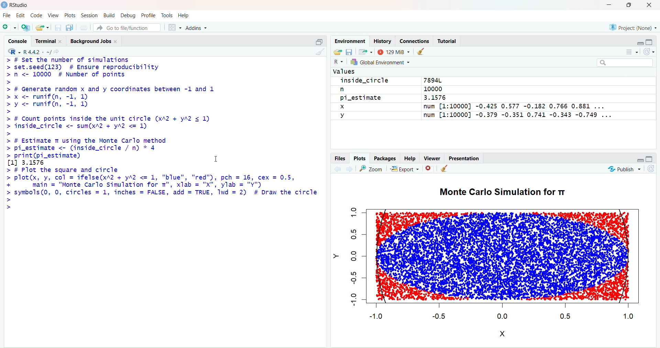  I want to click on Create a project, so click(27, 26).